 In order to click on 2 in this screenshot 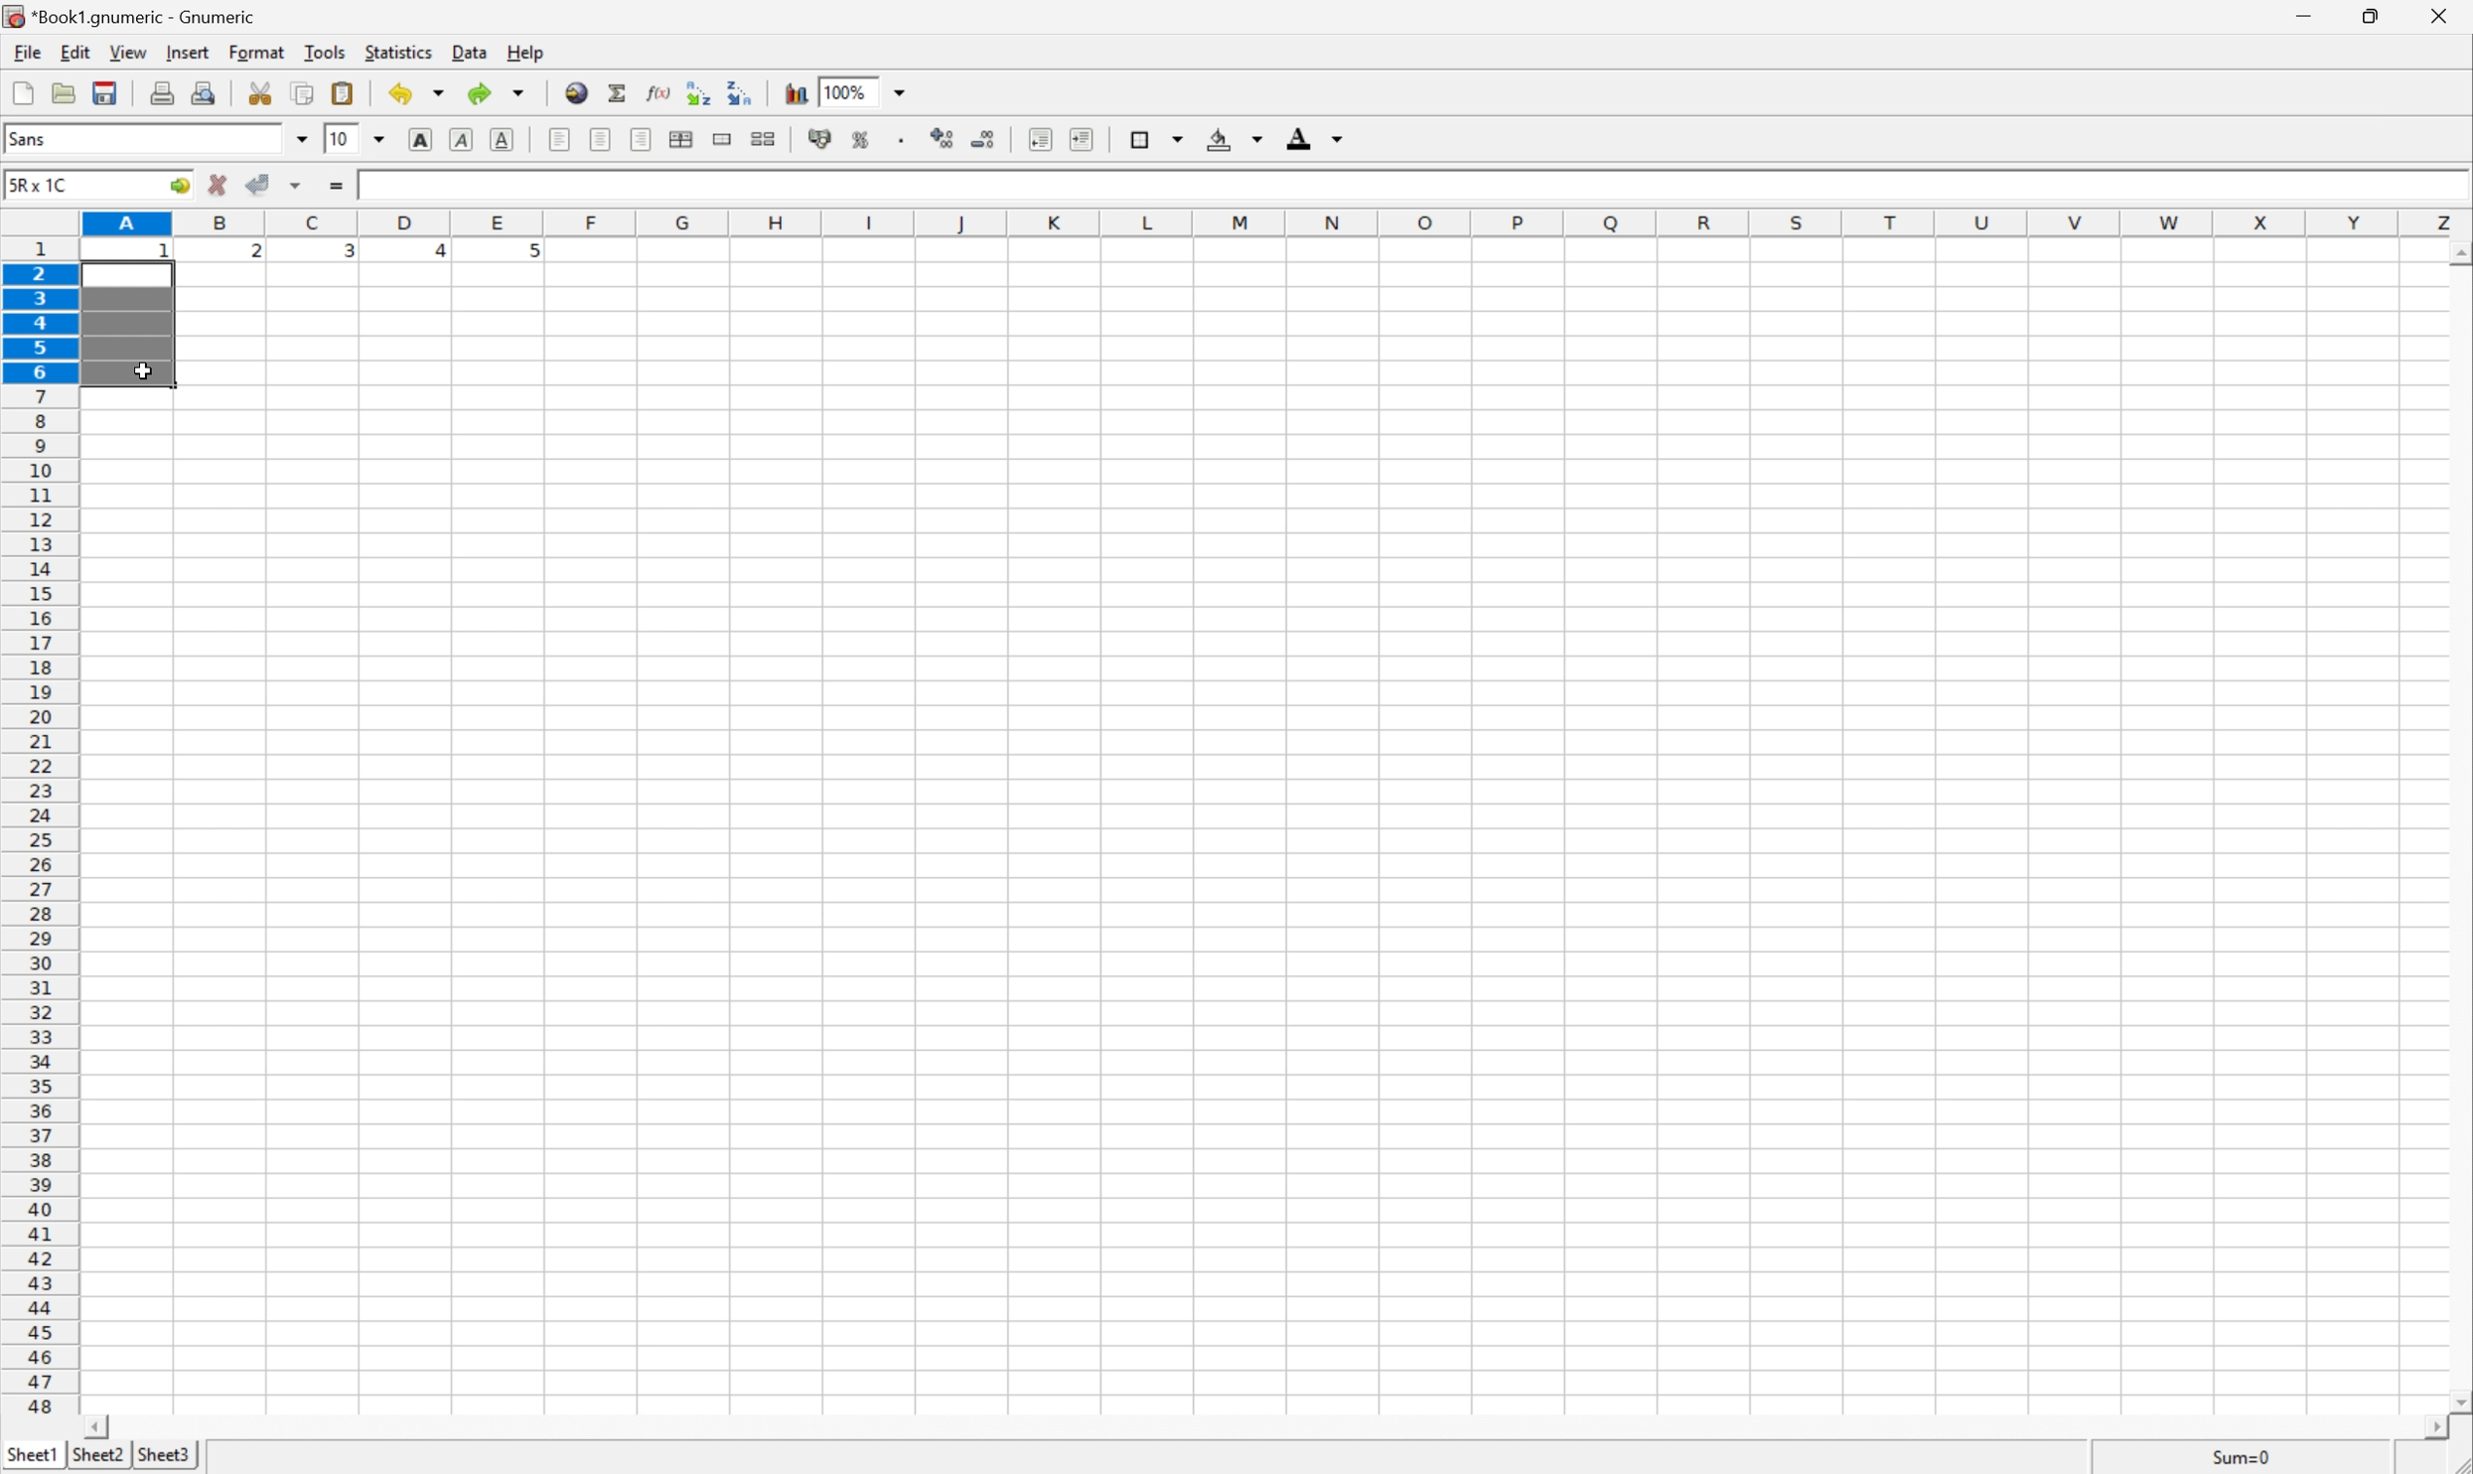, I will do `click(255, 255)`.